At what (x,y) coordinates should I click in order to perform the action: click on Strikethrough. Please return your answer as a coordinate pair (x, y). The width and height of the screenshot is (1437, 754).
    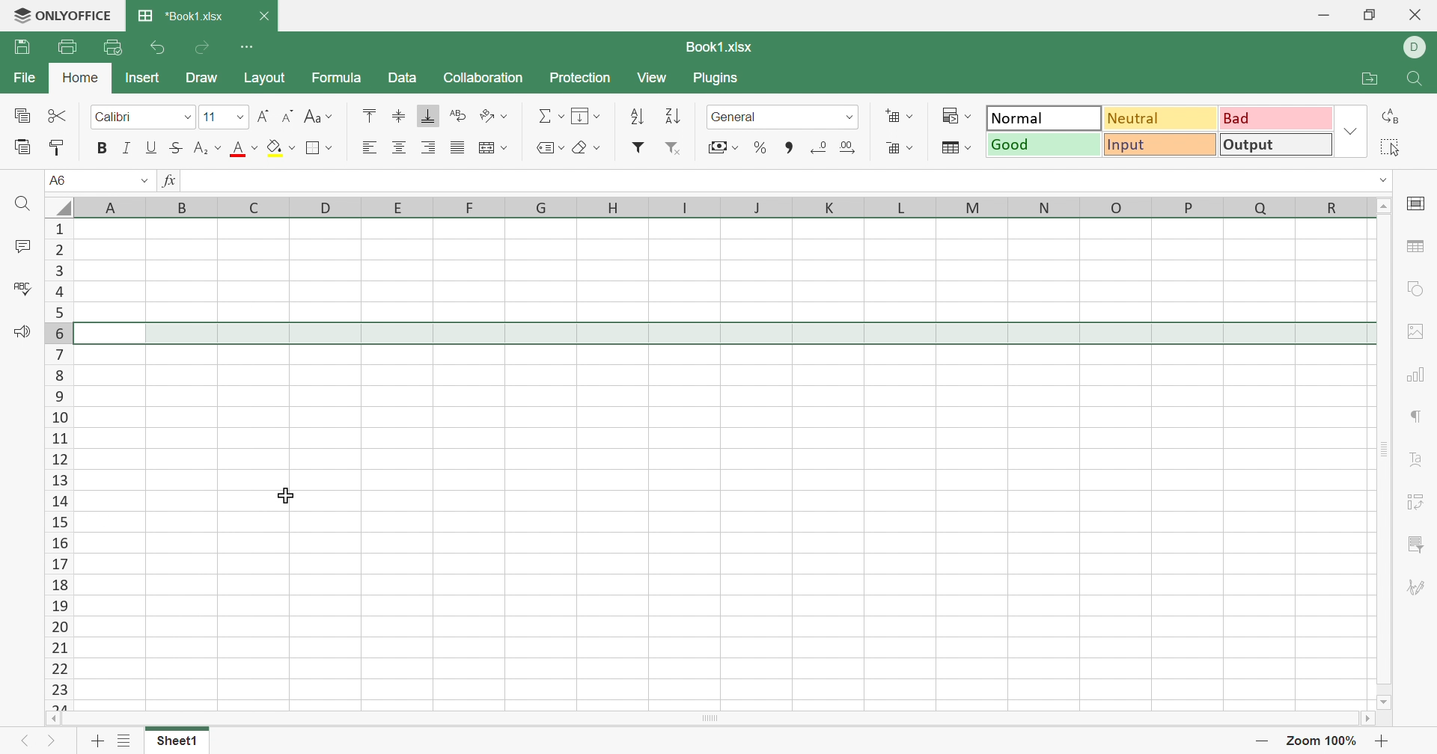
    Looking at the image, I should click on (177, 149).